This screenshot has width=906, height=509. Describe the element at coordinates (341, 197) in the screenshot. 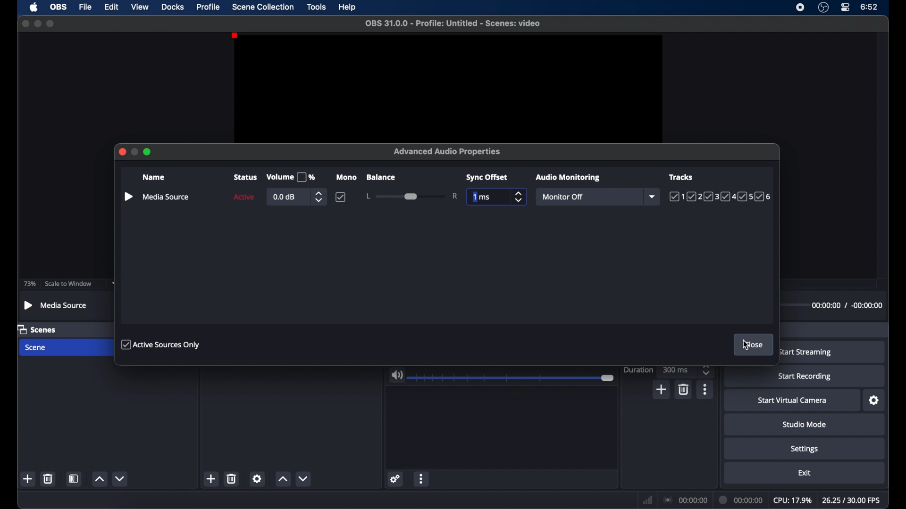

I see `checkbox` at that location.